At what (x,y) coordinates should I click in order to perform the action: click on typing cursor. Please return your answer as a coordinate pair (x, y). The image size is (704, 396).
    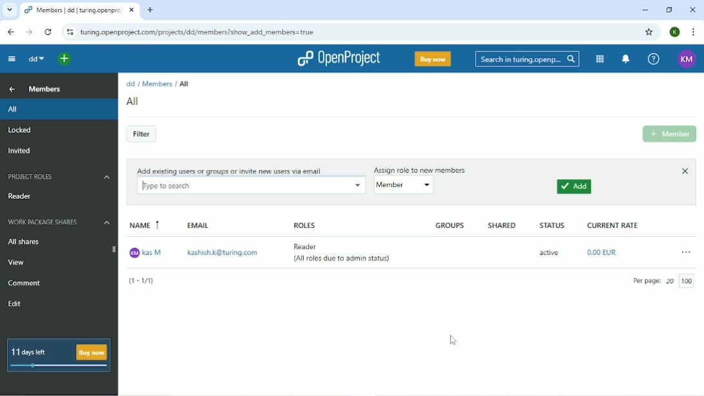
    Looking at the image, I should click on (145, 184).